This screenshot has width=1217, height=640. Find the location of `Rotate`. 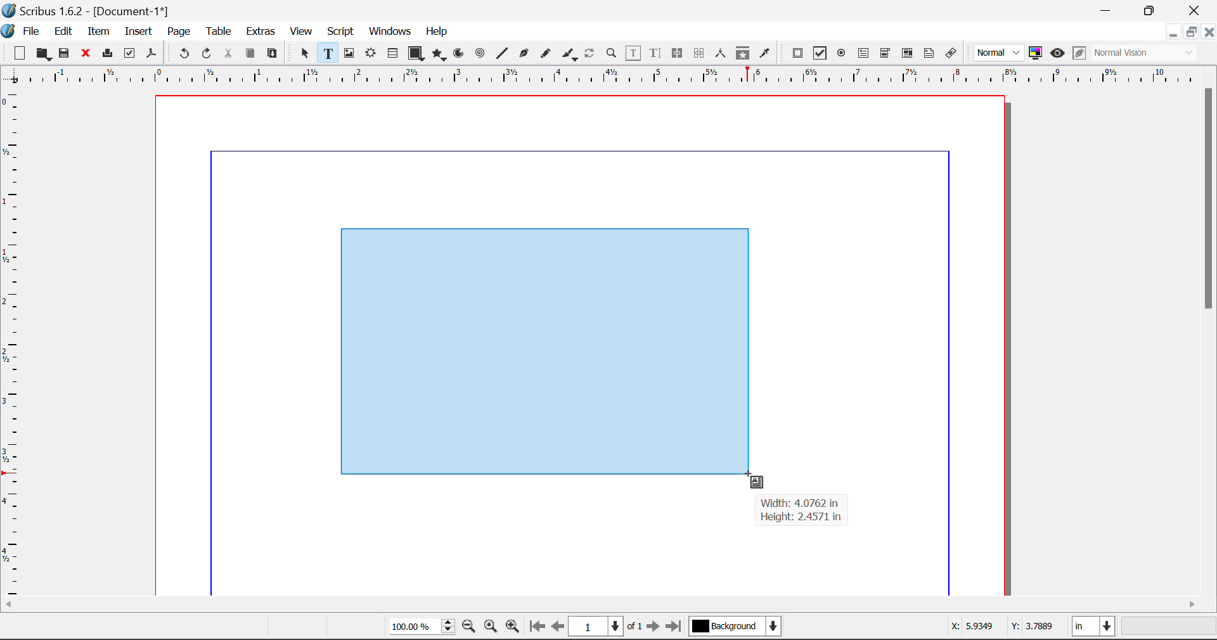

Rotate is located at coordinates (590, 52).